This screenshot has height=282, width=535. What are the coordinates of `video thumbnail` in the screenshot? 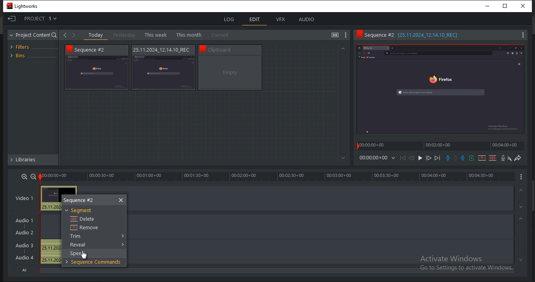 It's located at (230, 73).